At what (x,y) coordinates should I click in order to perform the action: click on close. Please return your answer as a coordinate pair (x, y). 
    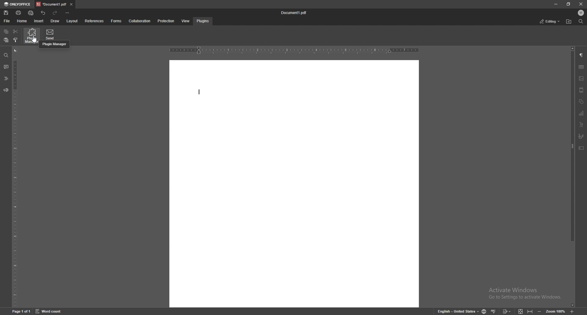
    Looking at the image, I should click on (581, 4).